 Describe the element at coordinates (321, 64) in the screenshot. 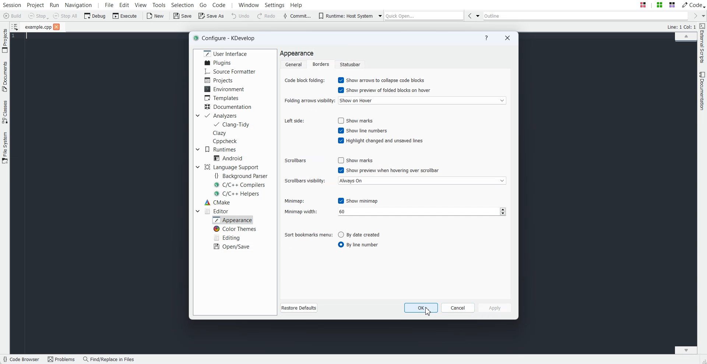

I see `Borders` at that location.